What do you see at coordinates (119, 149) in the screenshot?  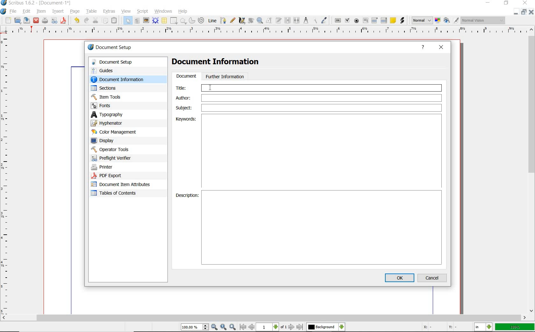 I see `operator tools` at bounding box center [119, 149].